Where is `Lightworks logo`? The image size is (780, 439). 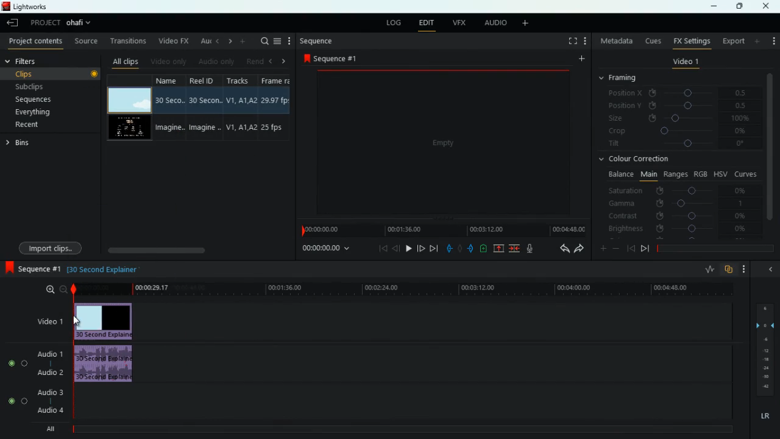
Lightworks logo is located at coordinates (5, 6).